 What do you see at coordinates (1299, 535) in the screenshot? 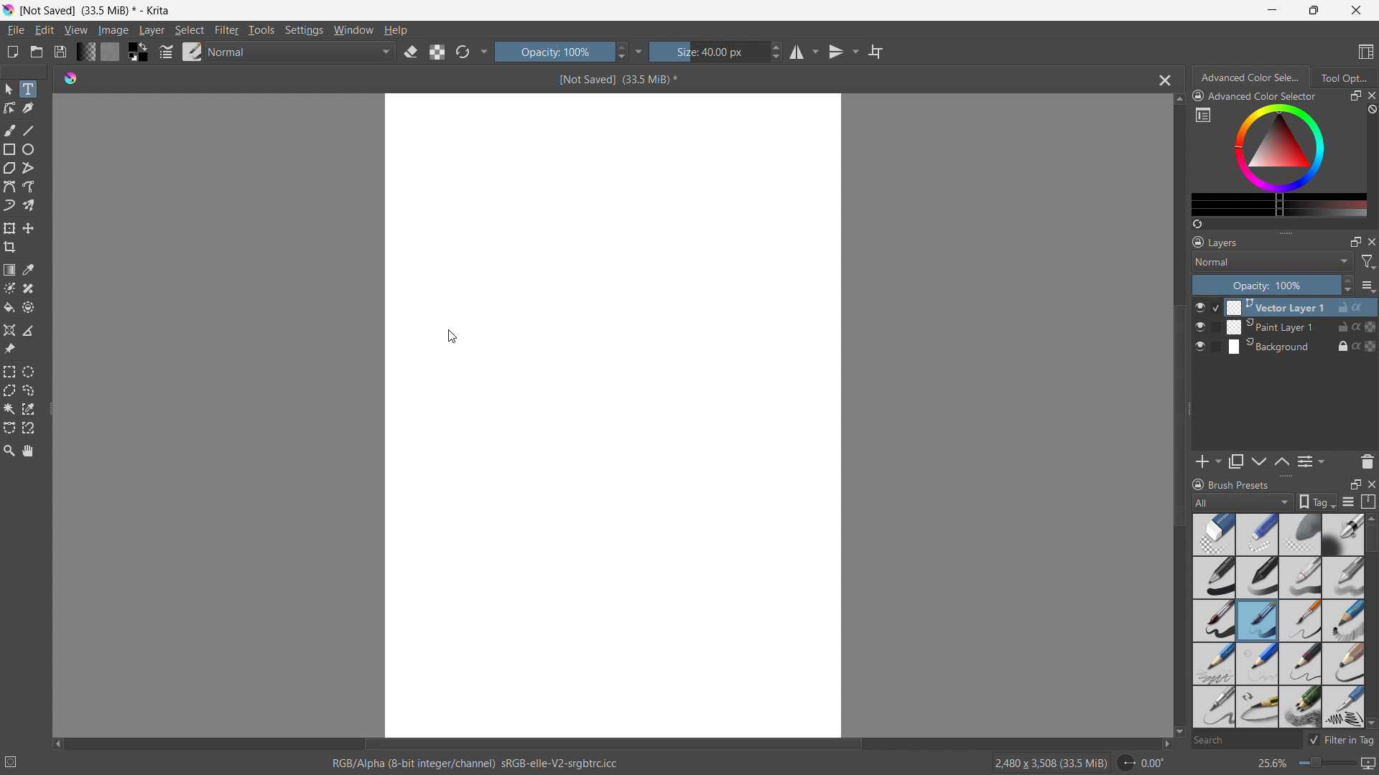
I see `blur` at bounding box center [1299, 535].